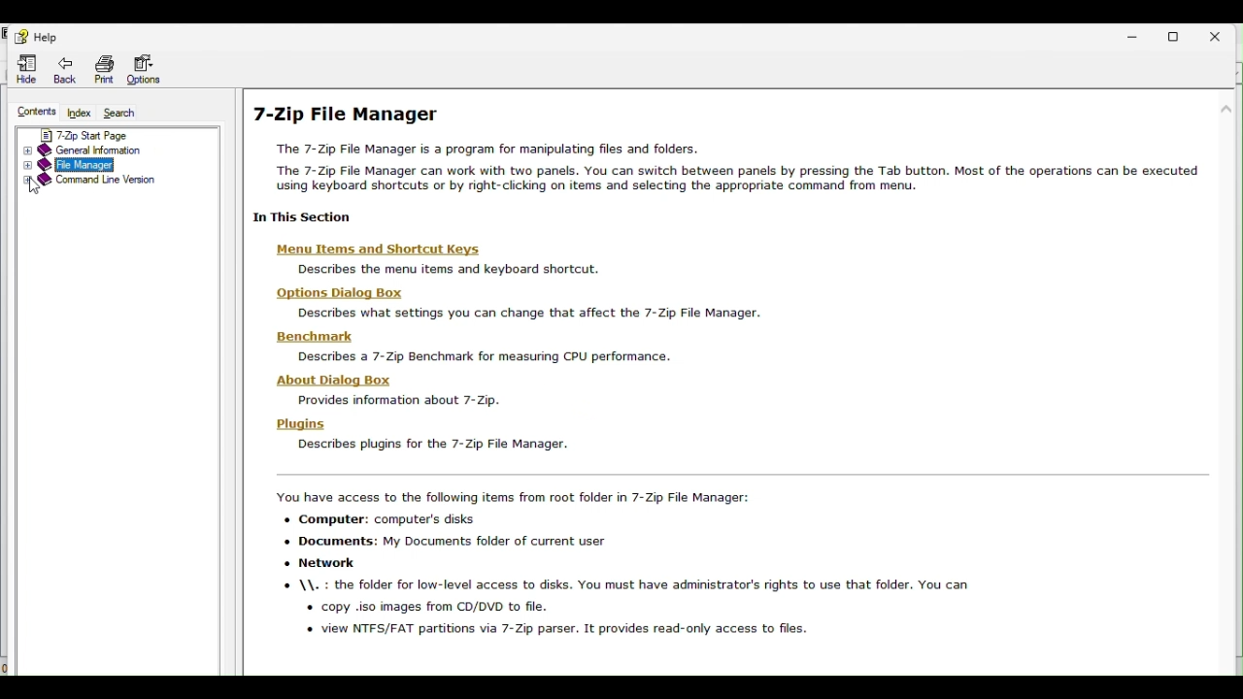 Image resolution: width=1243 pixels, height=699 pixels. I want to click on Minimise, so click(1140, 37).